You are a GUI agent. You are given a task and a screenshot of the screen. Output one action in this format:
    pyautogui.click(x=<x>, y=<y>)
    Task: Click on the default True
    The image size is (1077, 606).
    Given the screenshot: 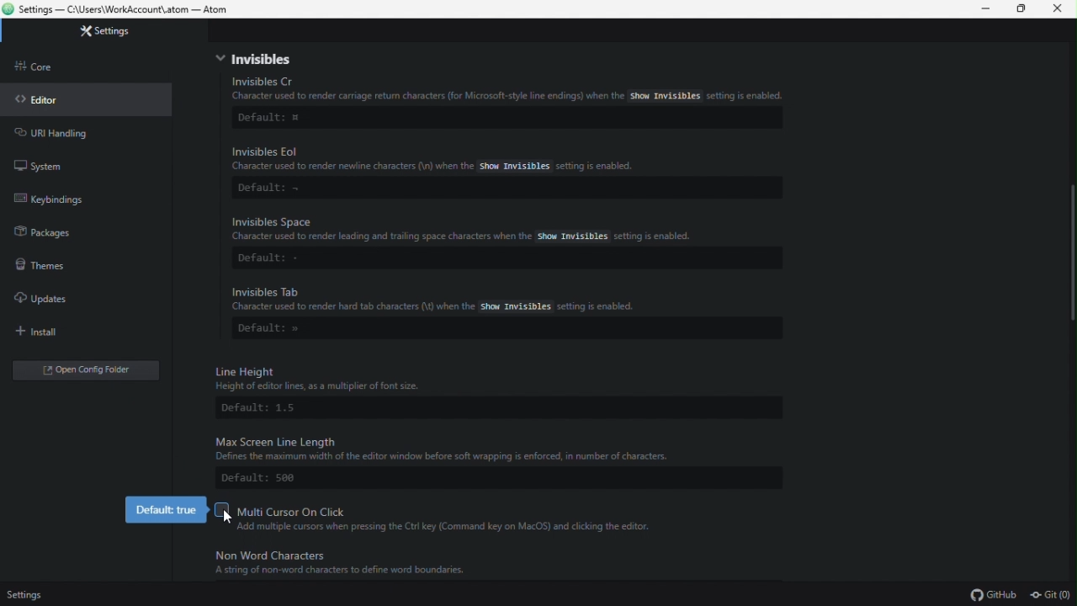 What is the action you would take?
    pyautogui.click(x=165, y=508)
    